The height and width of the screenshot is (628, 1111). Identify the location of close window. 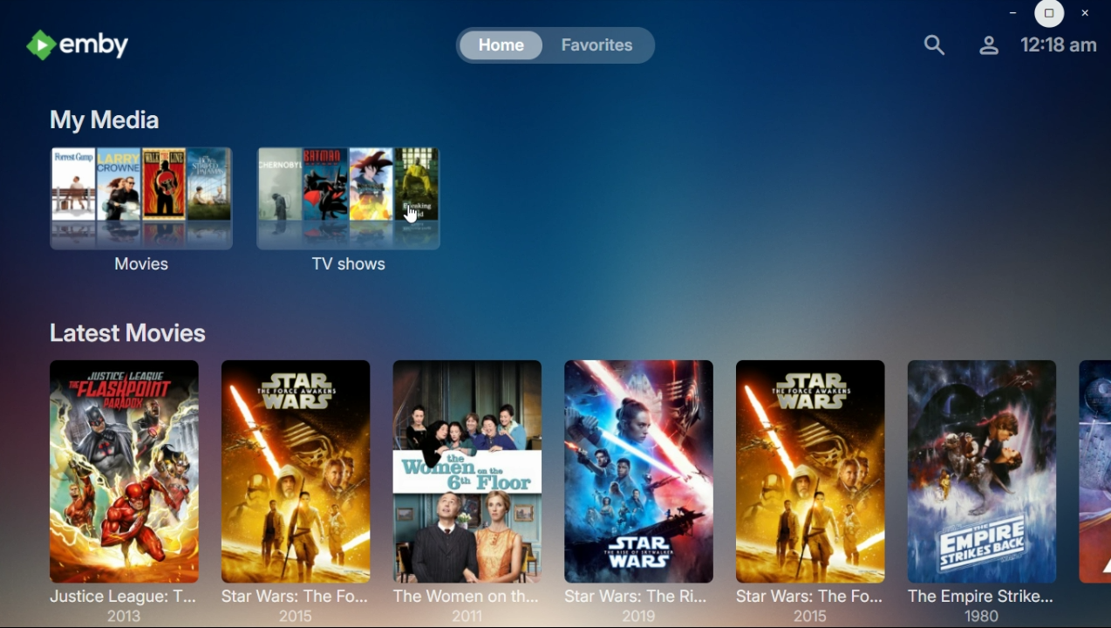
(1086, 14).